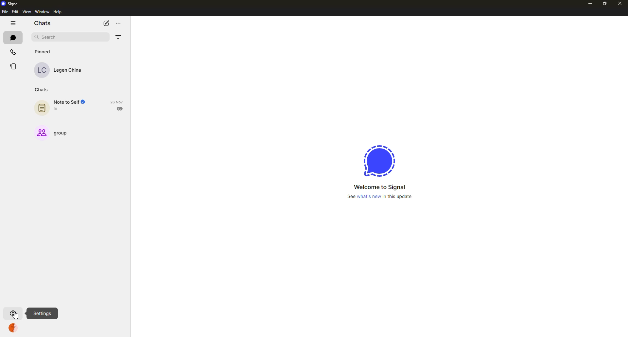  What do you see at coordinates (117, 102) in the screenshot?
I see `28 Nov` at bounding box center [117, 102].